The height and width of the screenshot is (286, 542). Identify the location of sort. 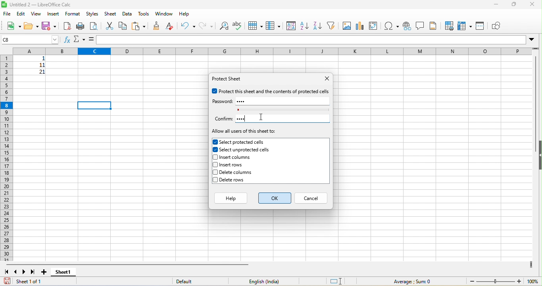
(291, 25).